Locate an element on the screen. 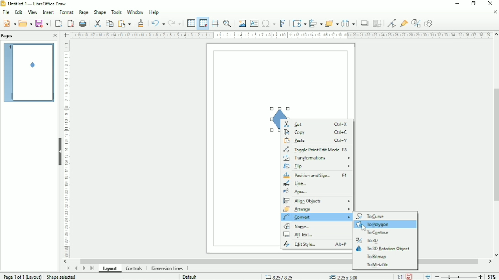  Cursor is located at coordinates (364, 228).